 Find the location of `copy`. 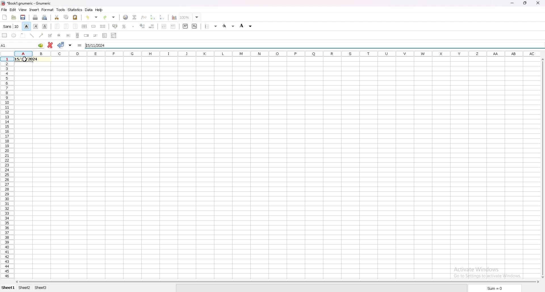

copy is located at coordinates (66, 17).